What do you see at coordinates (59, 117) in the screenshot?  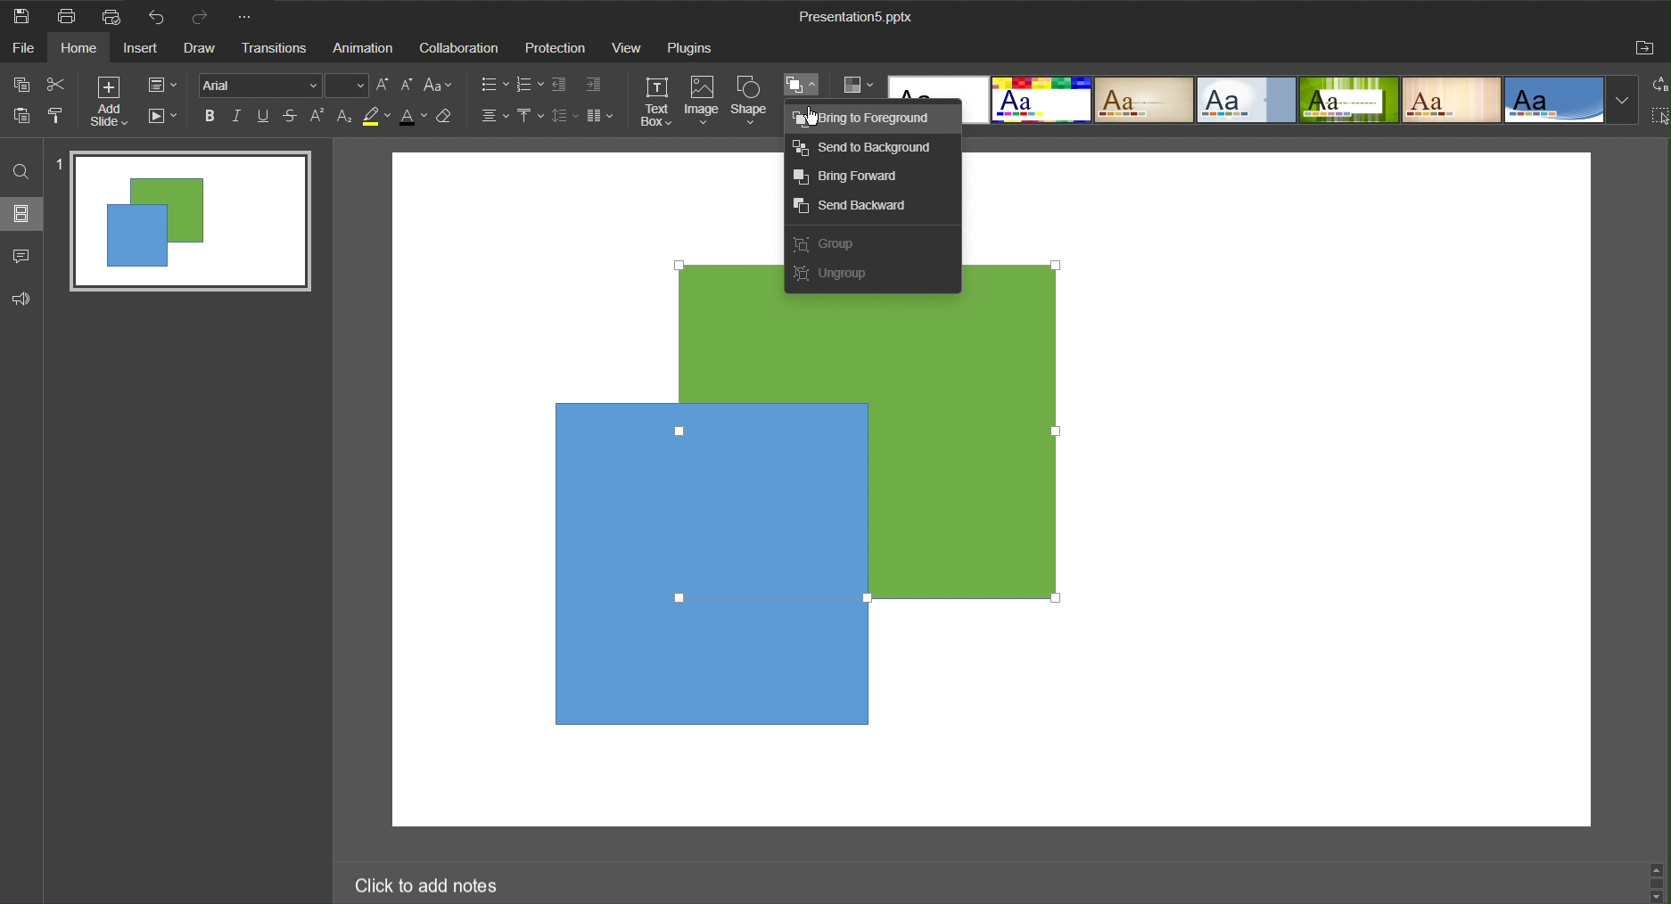 I see `Copy Style` at bounding box center [59, 117].